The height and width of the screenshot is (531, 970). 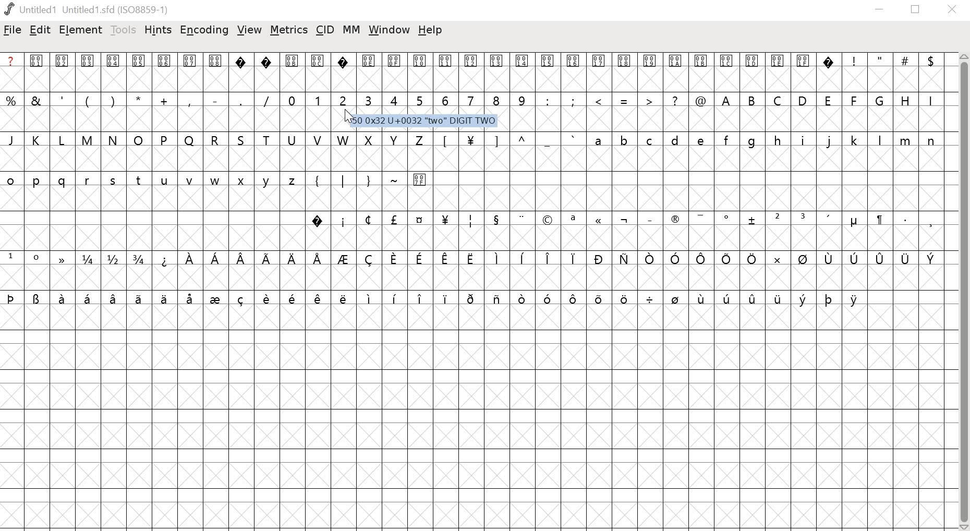 I want to click on encoding, so click(x=205, y=30).